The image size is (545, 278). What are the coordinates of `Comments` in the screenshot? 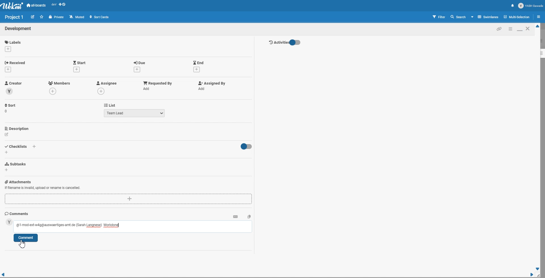 It's located at (17, 214).